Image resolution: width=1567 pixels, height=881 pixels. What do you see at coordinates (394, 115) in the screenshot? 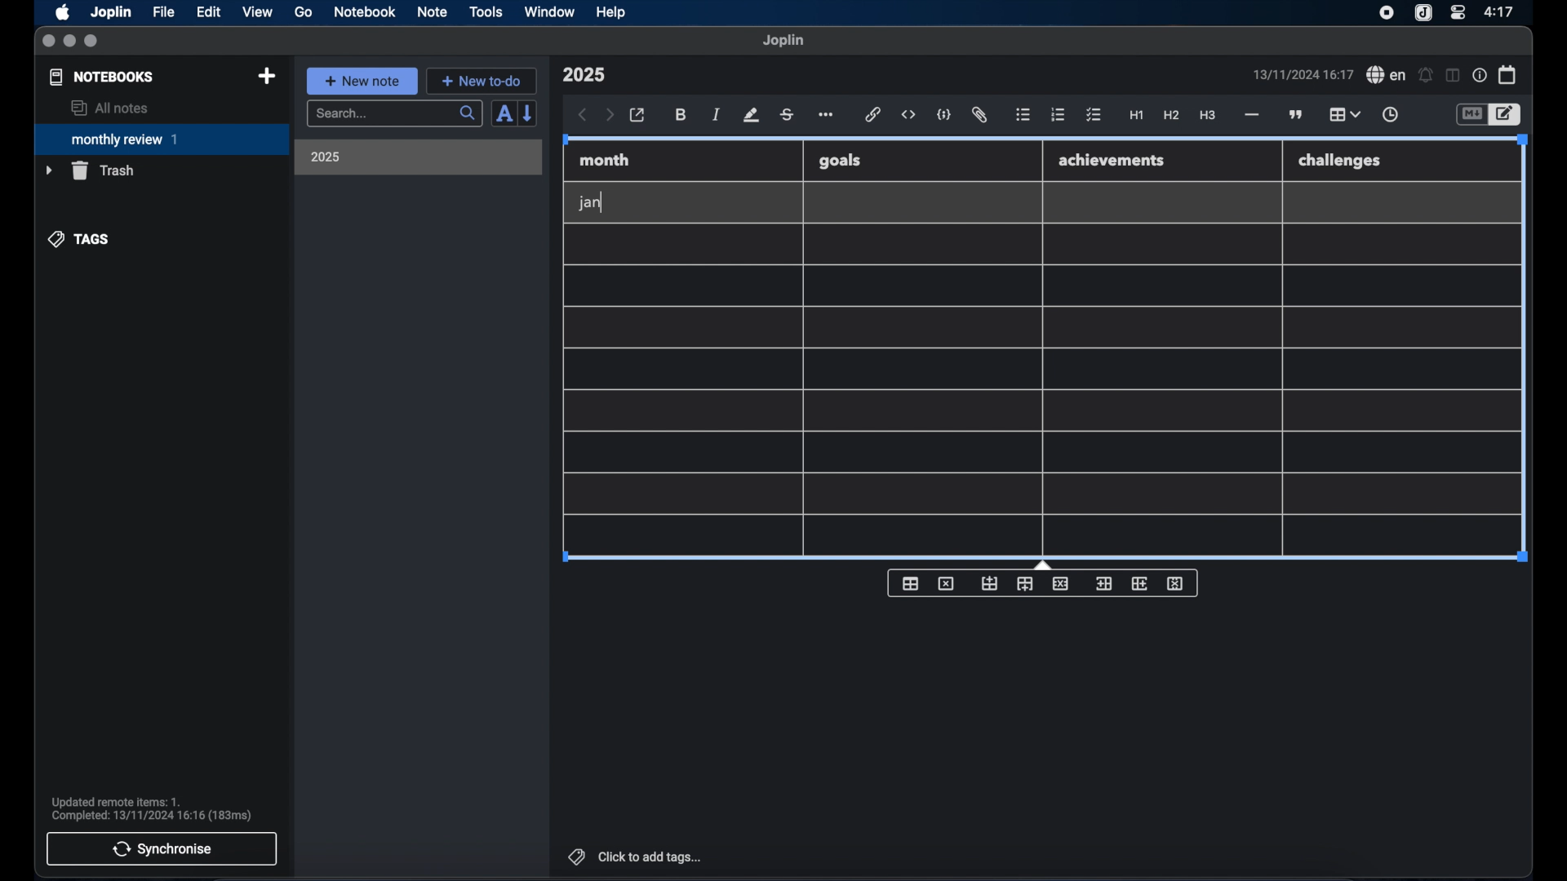
I see `search bar` at bounding box center [394, 115].